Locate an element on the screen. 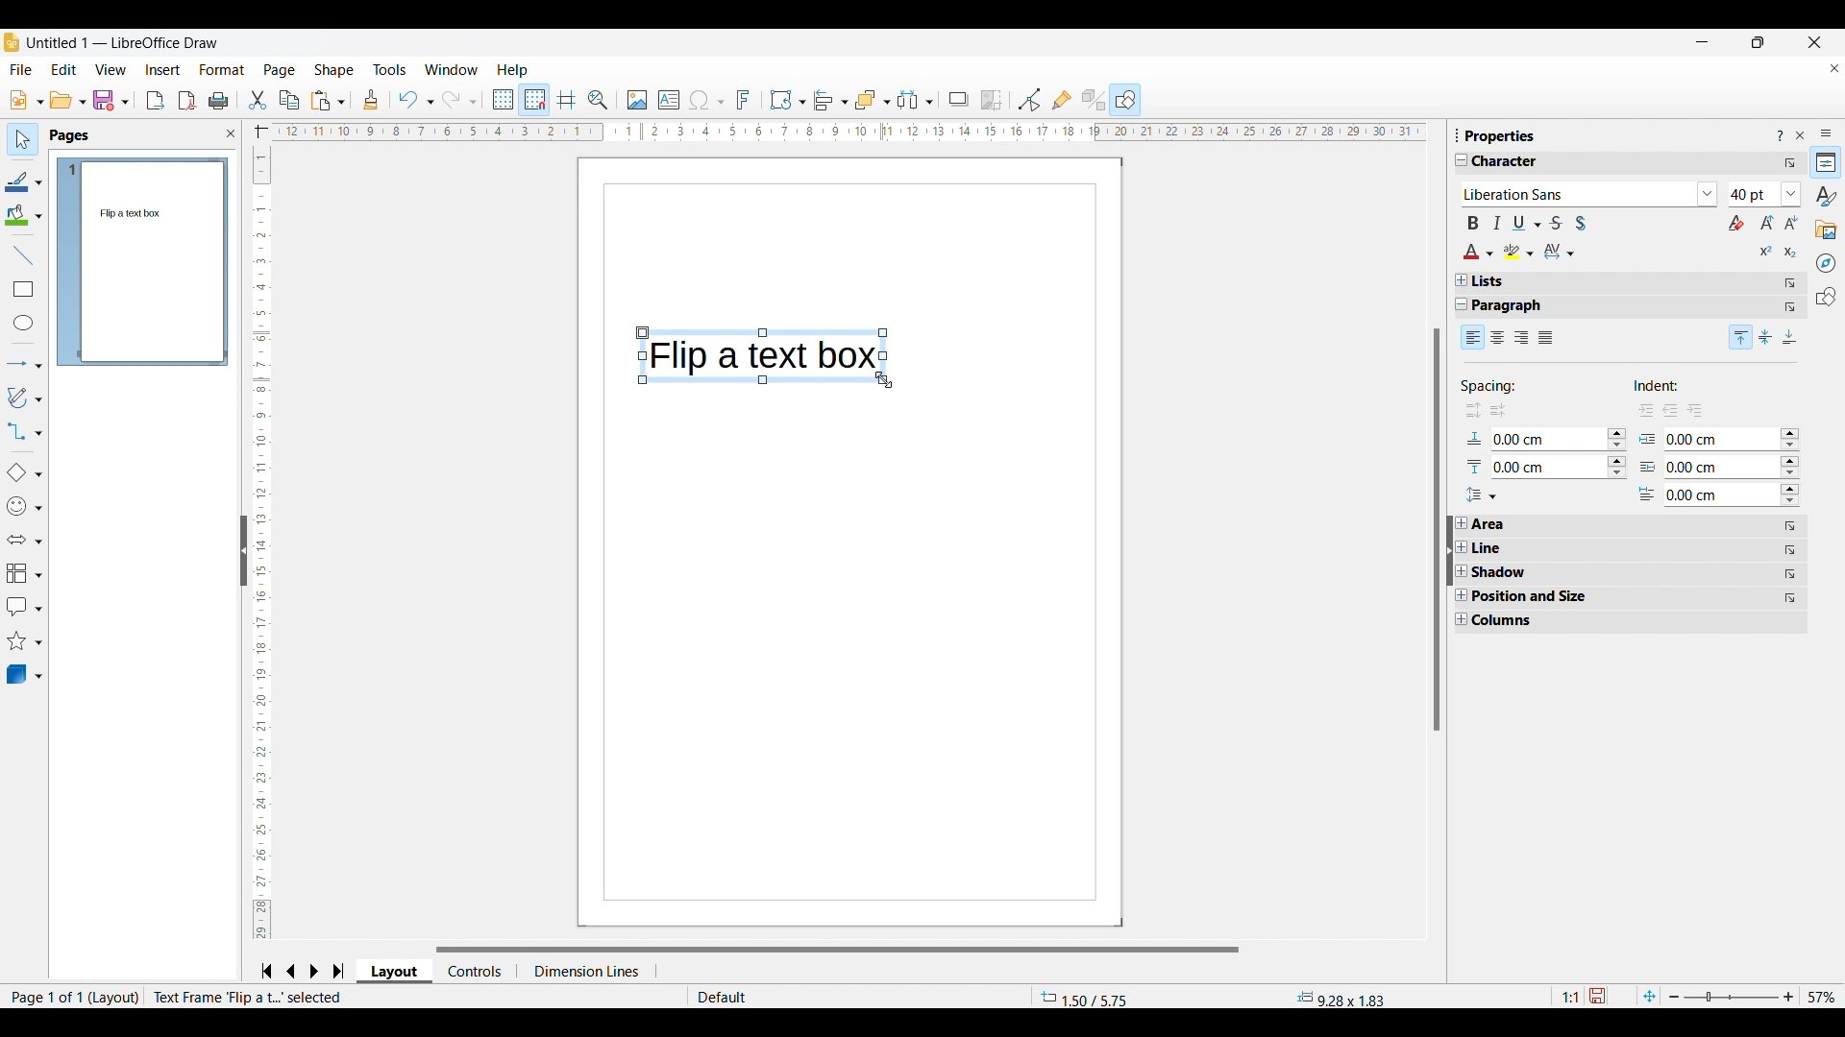  More options for respective sub-title is located at coordinates (1791, 563).